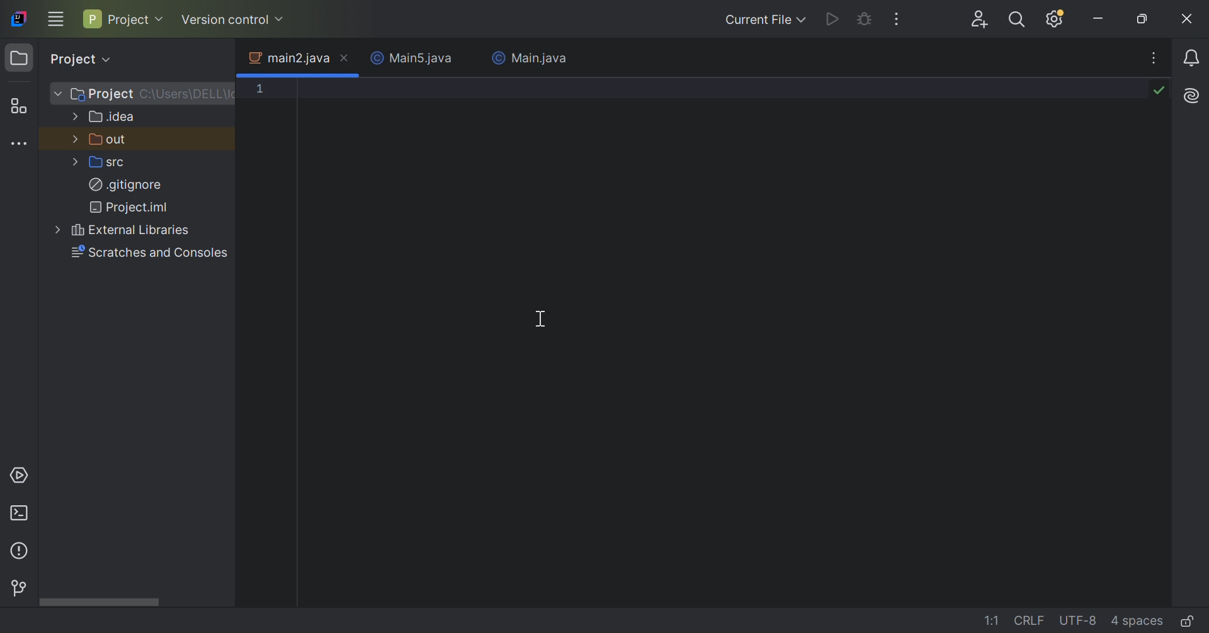 The width and height of the screenshot is (1209, 633). What do you see at coordinates (112, 116) in the screenshot?
I see `.idea` at bounding box center [112, 116].